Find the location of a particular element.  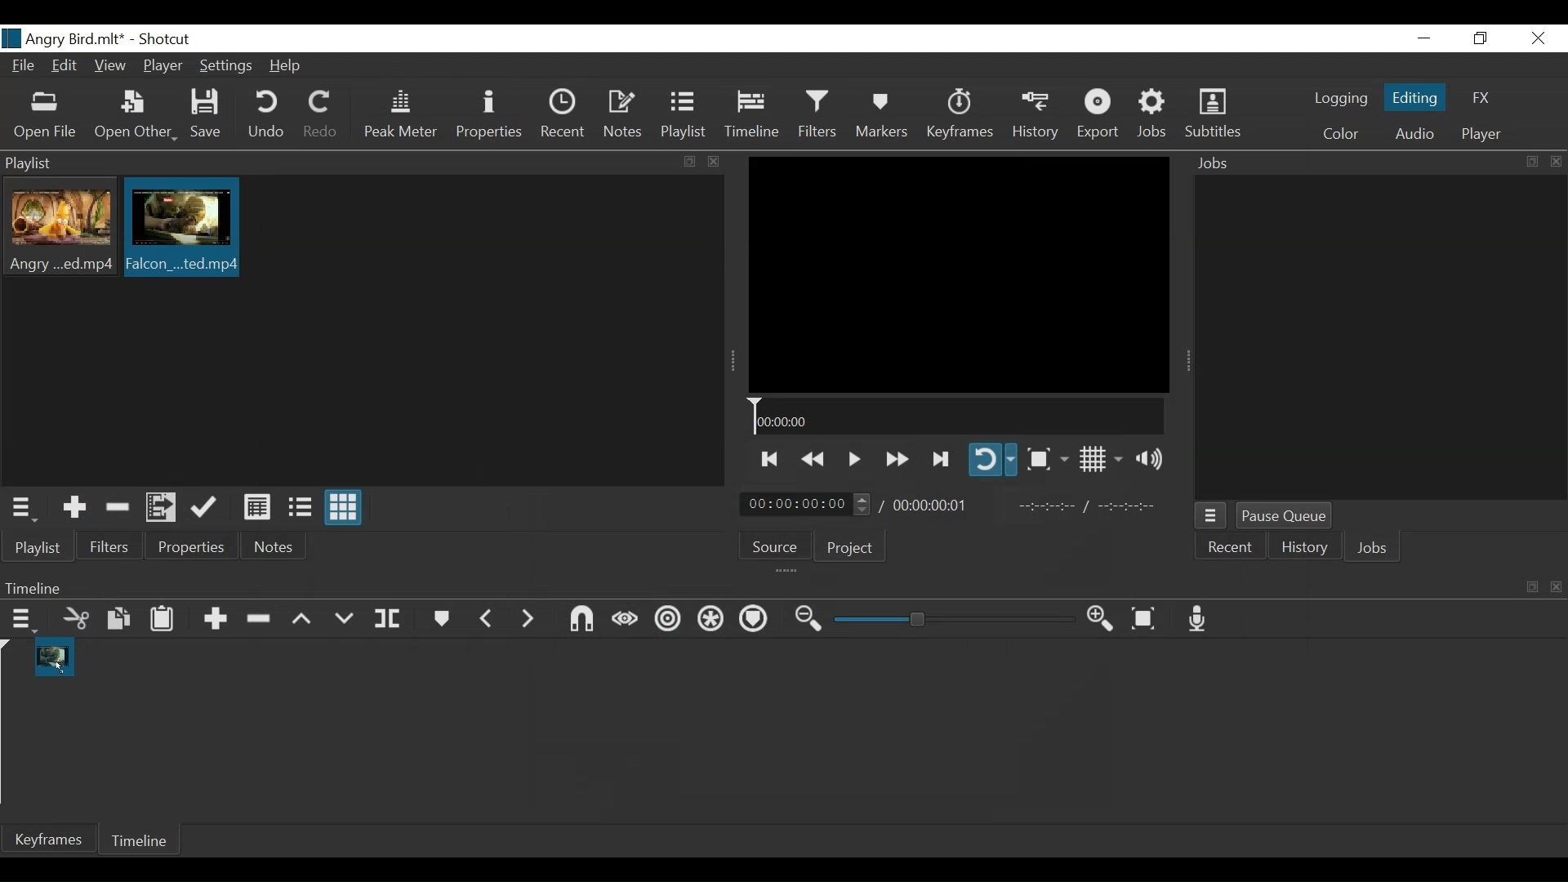

copy is located at coordinates (1532, 588).